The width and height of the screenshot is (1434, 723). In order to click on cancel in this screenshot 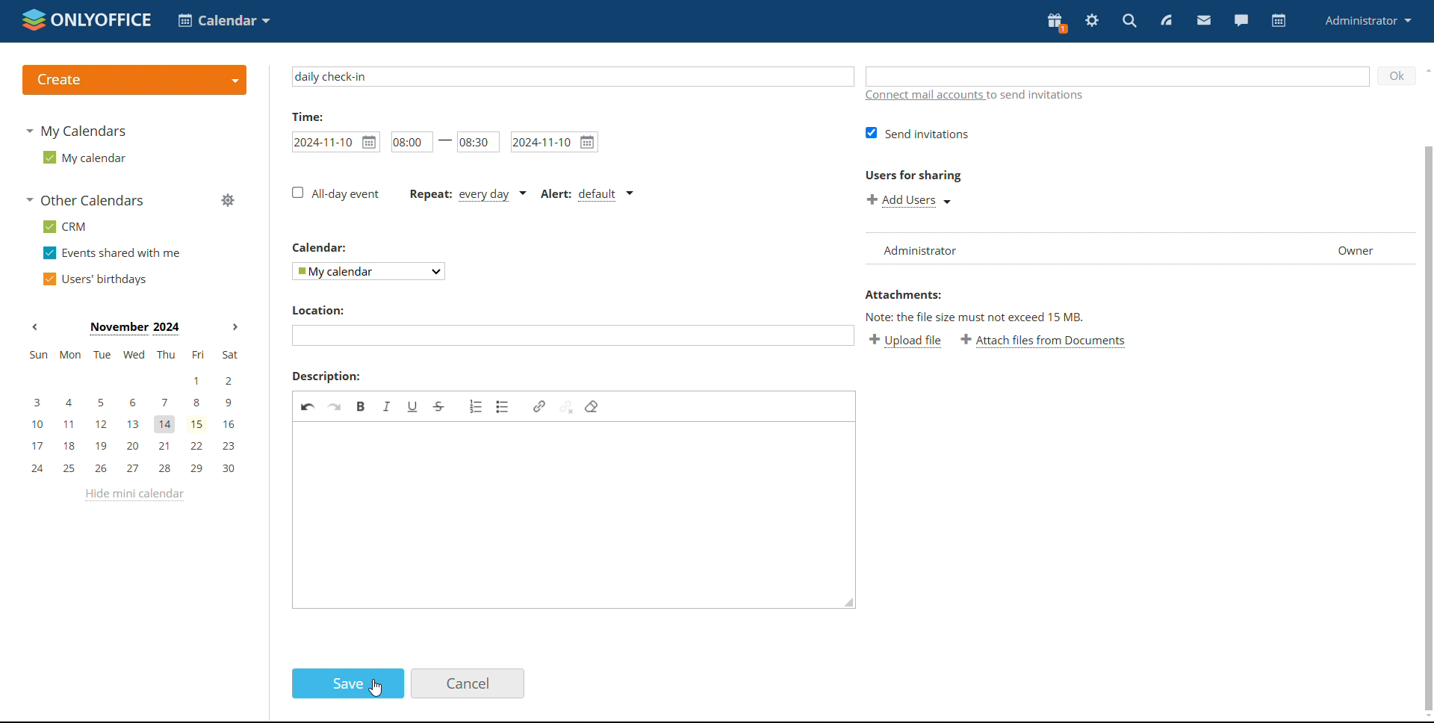, I will do `click(468, 683)`.